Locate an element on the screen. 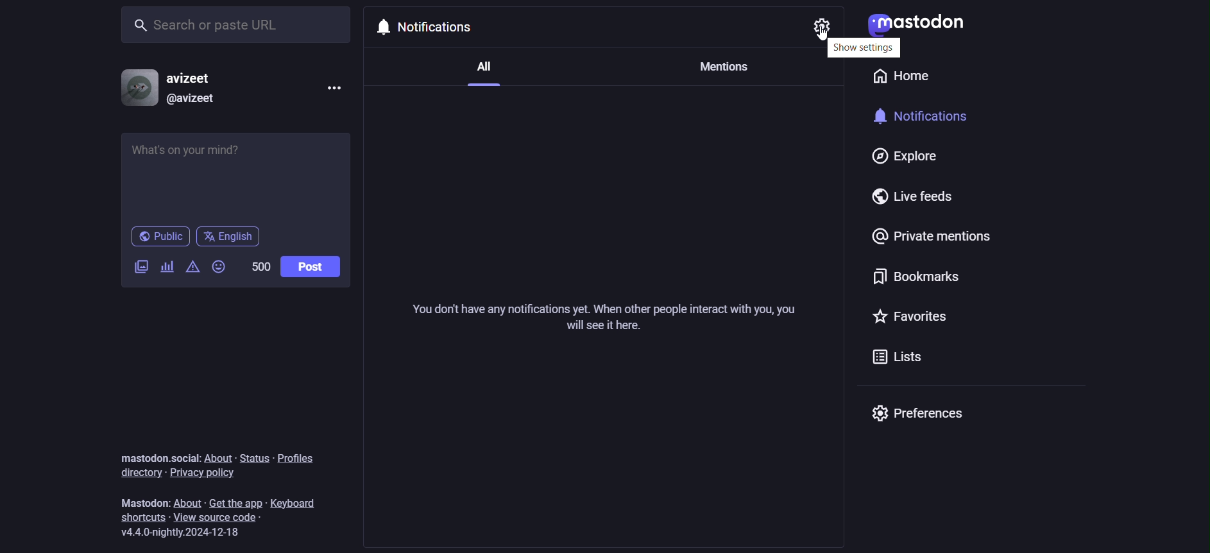 Image resolution: width=1210 pixels, height=553 pixels. You don't have any notifications yet. When other people interact with you, you will see it here. is located at coordinates (606, 318).